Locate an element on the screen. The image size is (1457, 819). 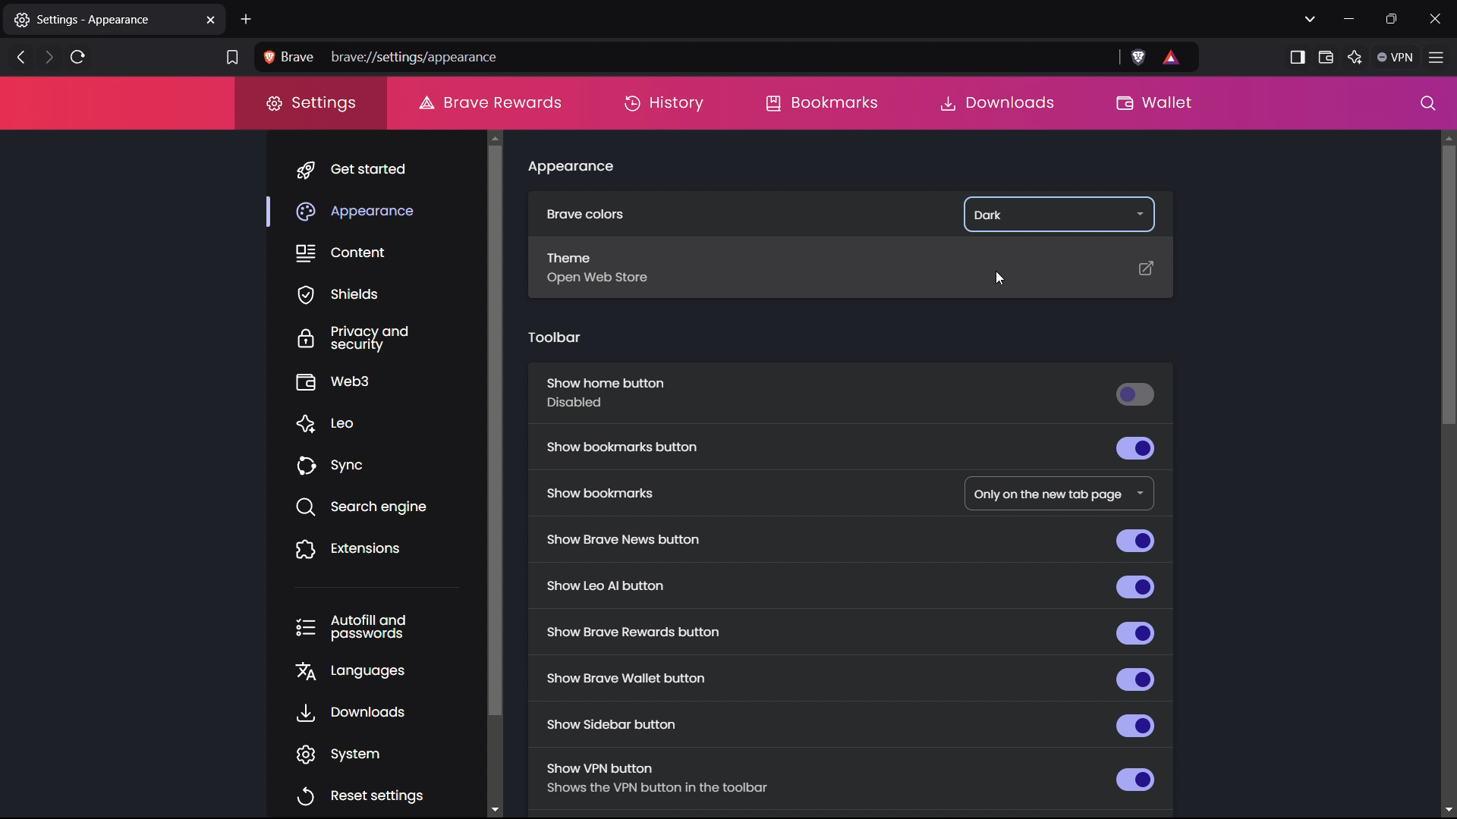
get started is located at coordinates (385, 167).